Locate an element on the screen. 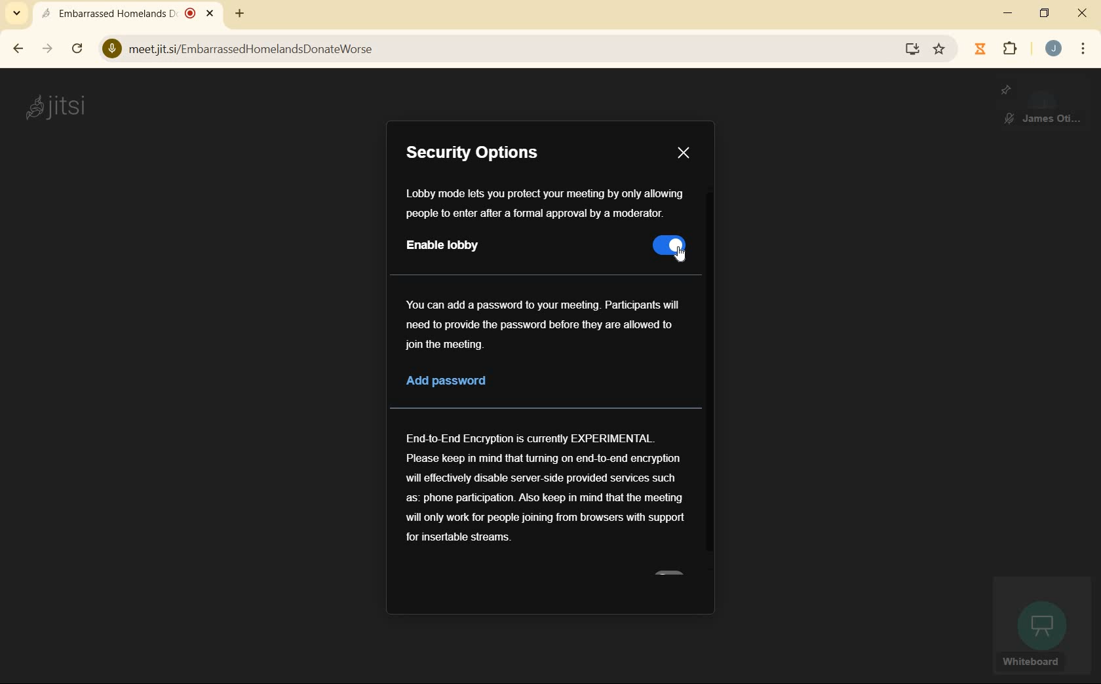 Image resolution: width=1101 pixels, height=684 pixels. meeting locked via enable lobby is located at coordinates (667, 247).